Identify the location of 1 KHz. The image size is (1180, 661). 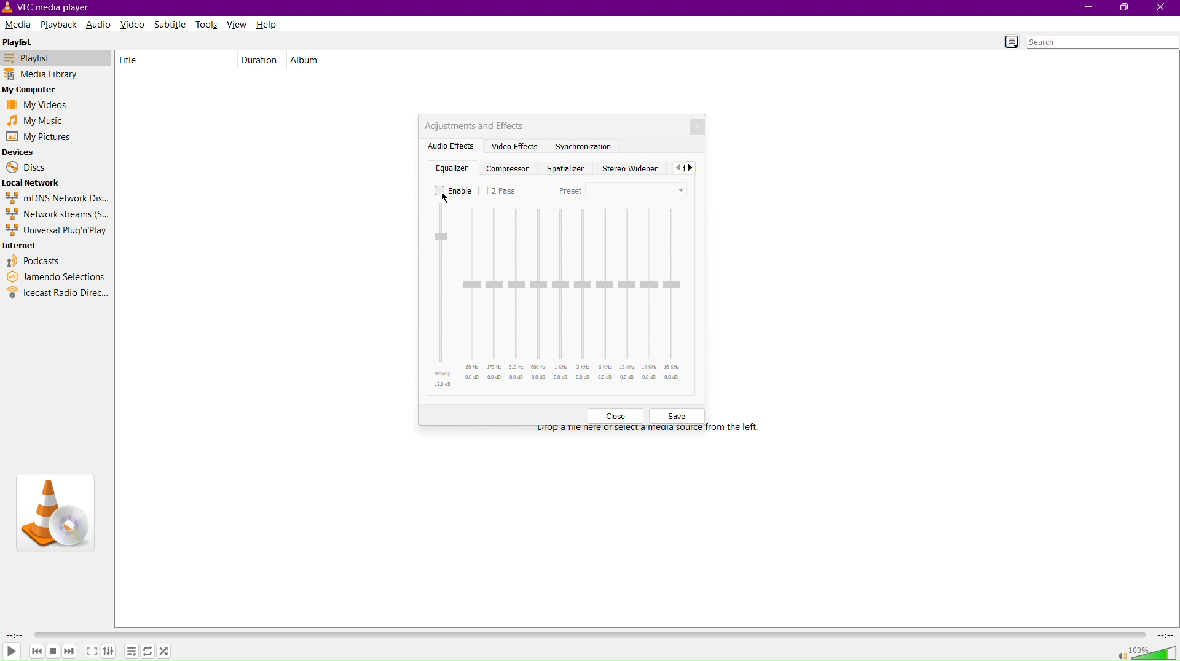
(560, 295).